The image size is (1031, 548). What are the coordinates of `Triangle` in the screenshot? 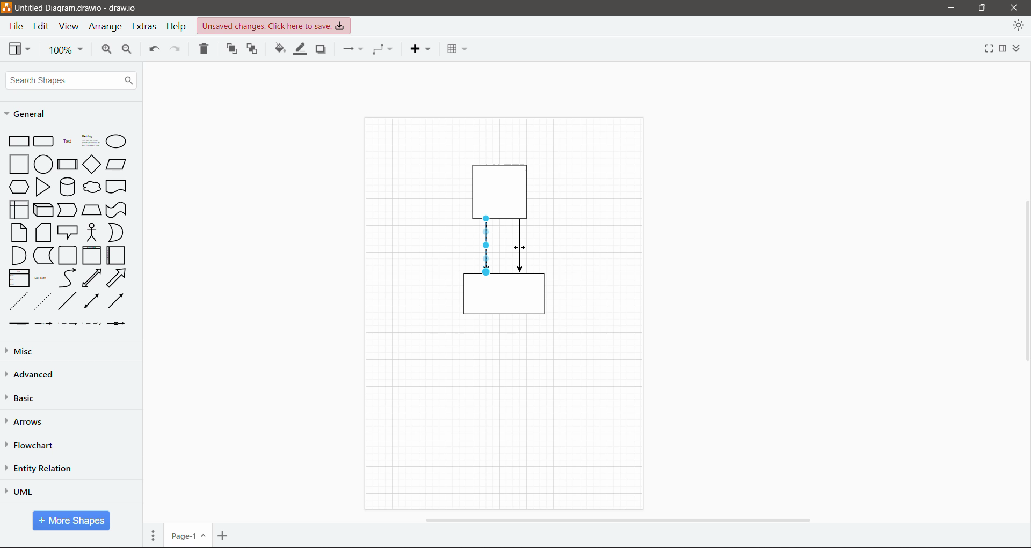 It's located at (43, 187).